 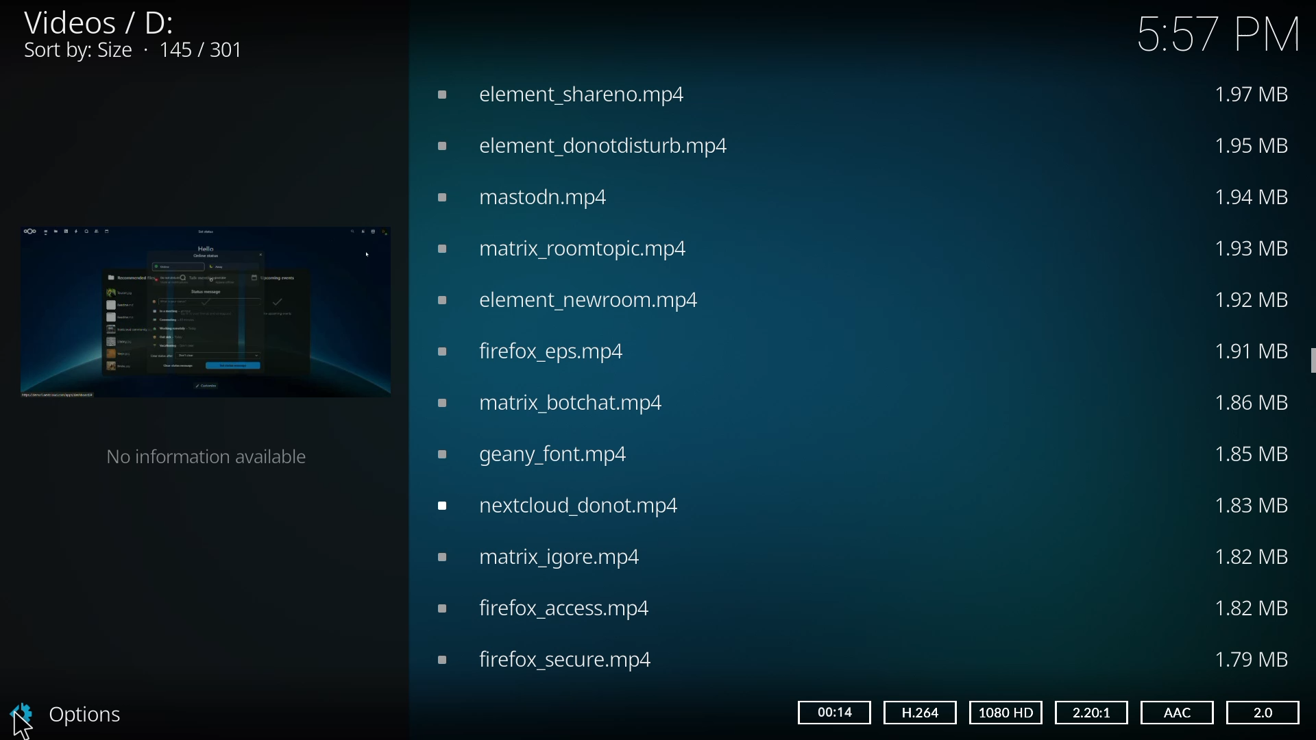 What do you see at coordinates (585, 145) in the screenshot?
I see `video` at bounding box center [585, 145].